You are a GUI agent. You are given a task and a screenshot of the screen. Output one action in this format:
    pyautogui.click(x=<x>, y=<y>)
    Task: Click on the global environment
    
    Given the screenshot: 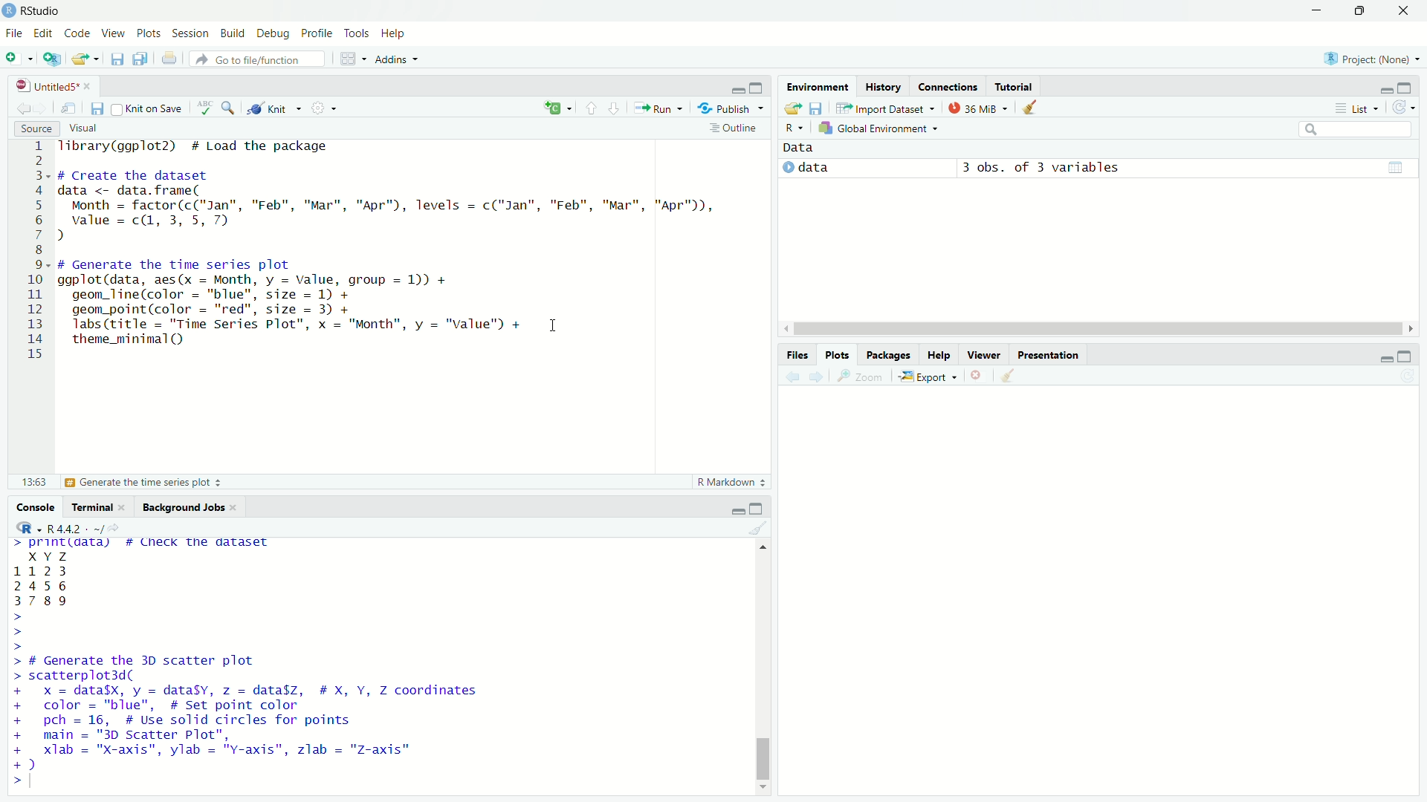 What is the action you would take?
    pyautogui.click(x=881, y=128)
    